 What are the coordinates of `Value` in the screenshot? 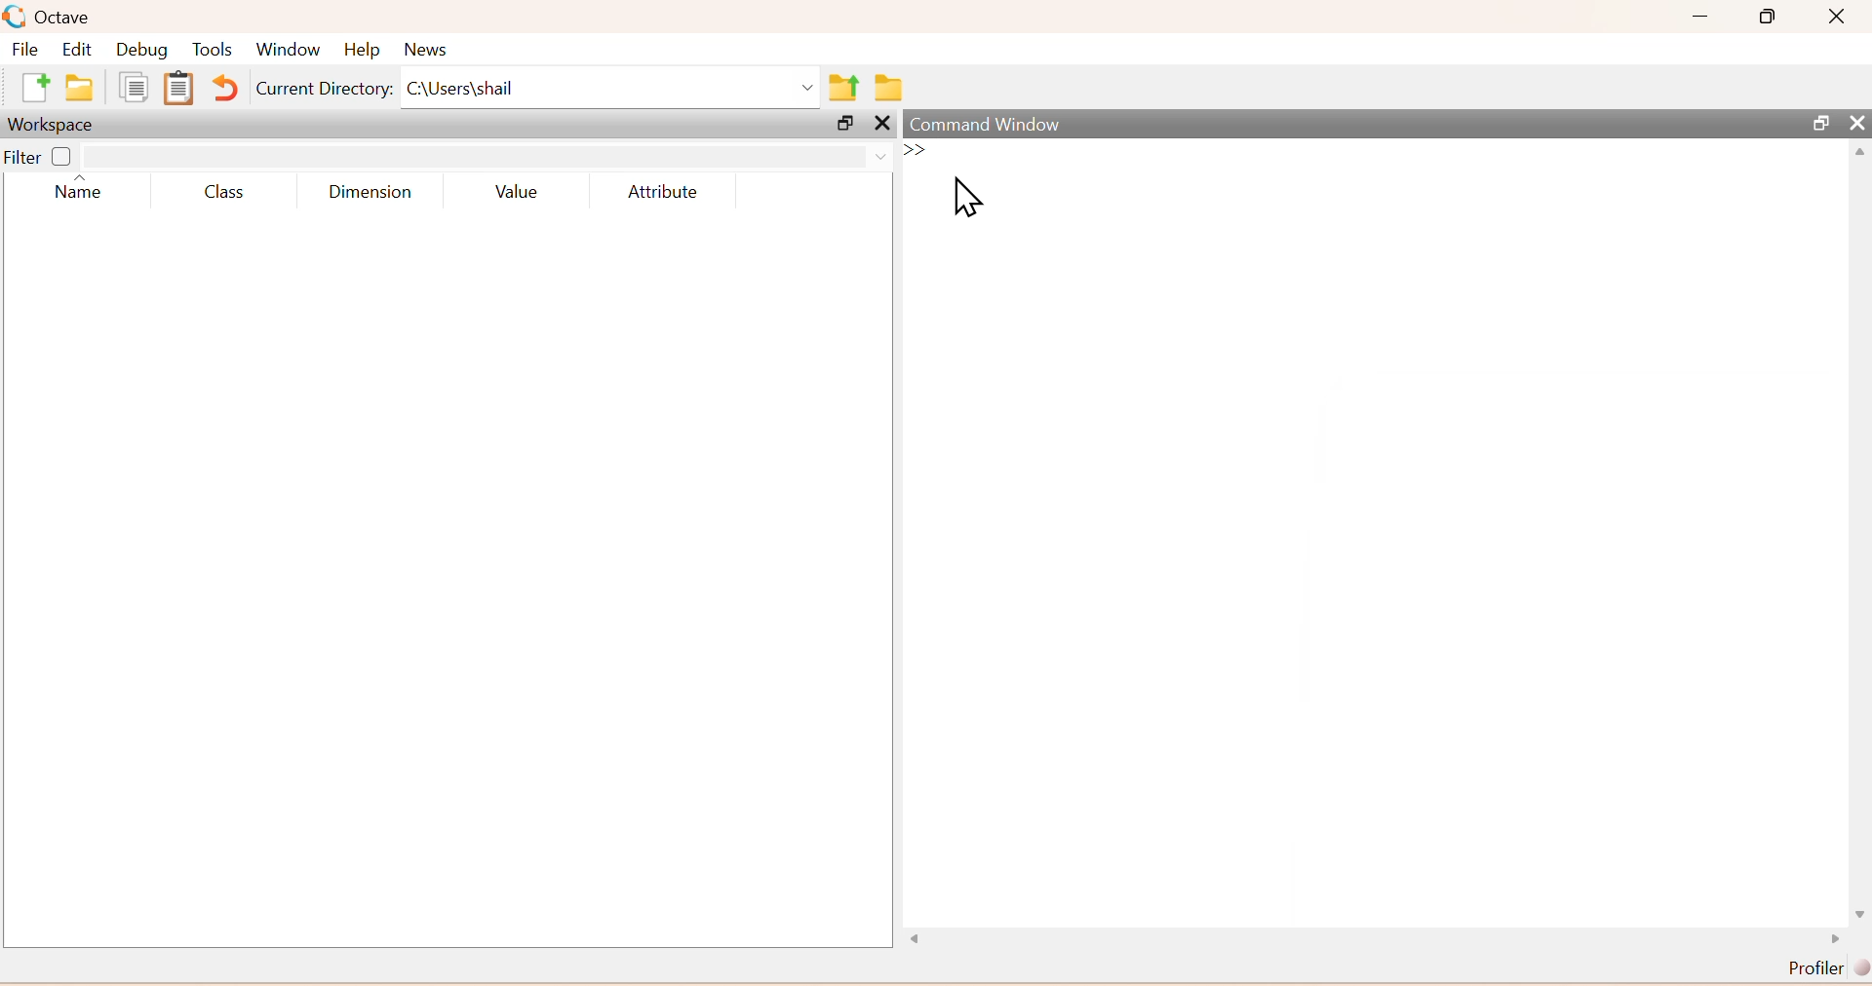 It's located at (517, 194).